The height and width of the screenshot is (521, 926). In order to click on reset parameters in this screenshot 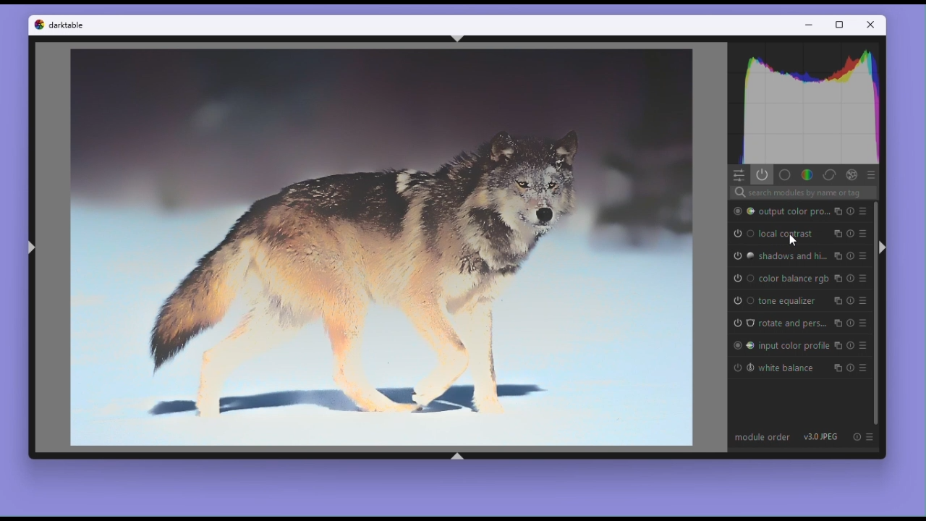, I will do `click(851, 326)`.